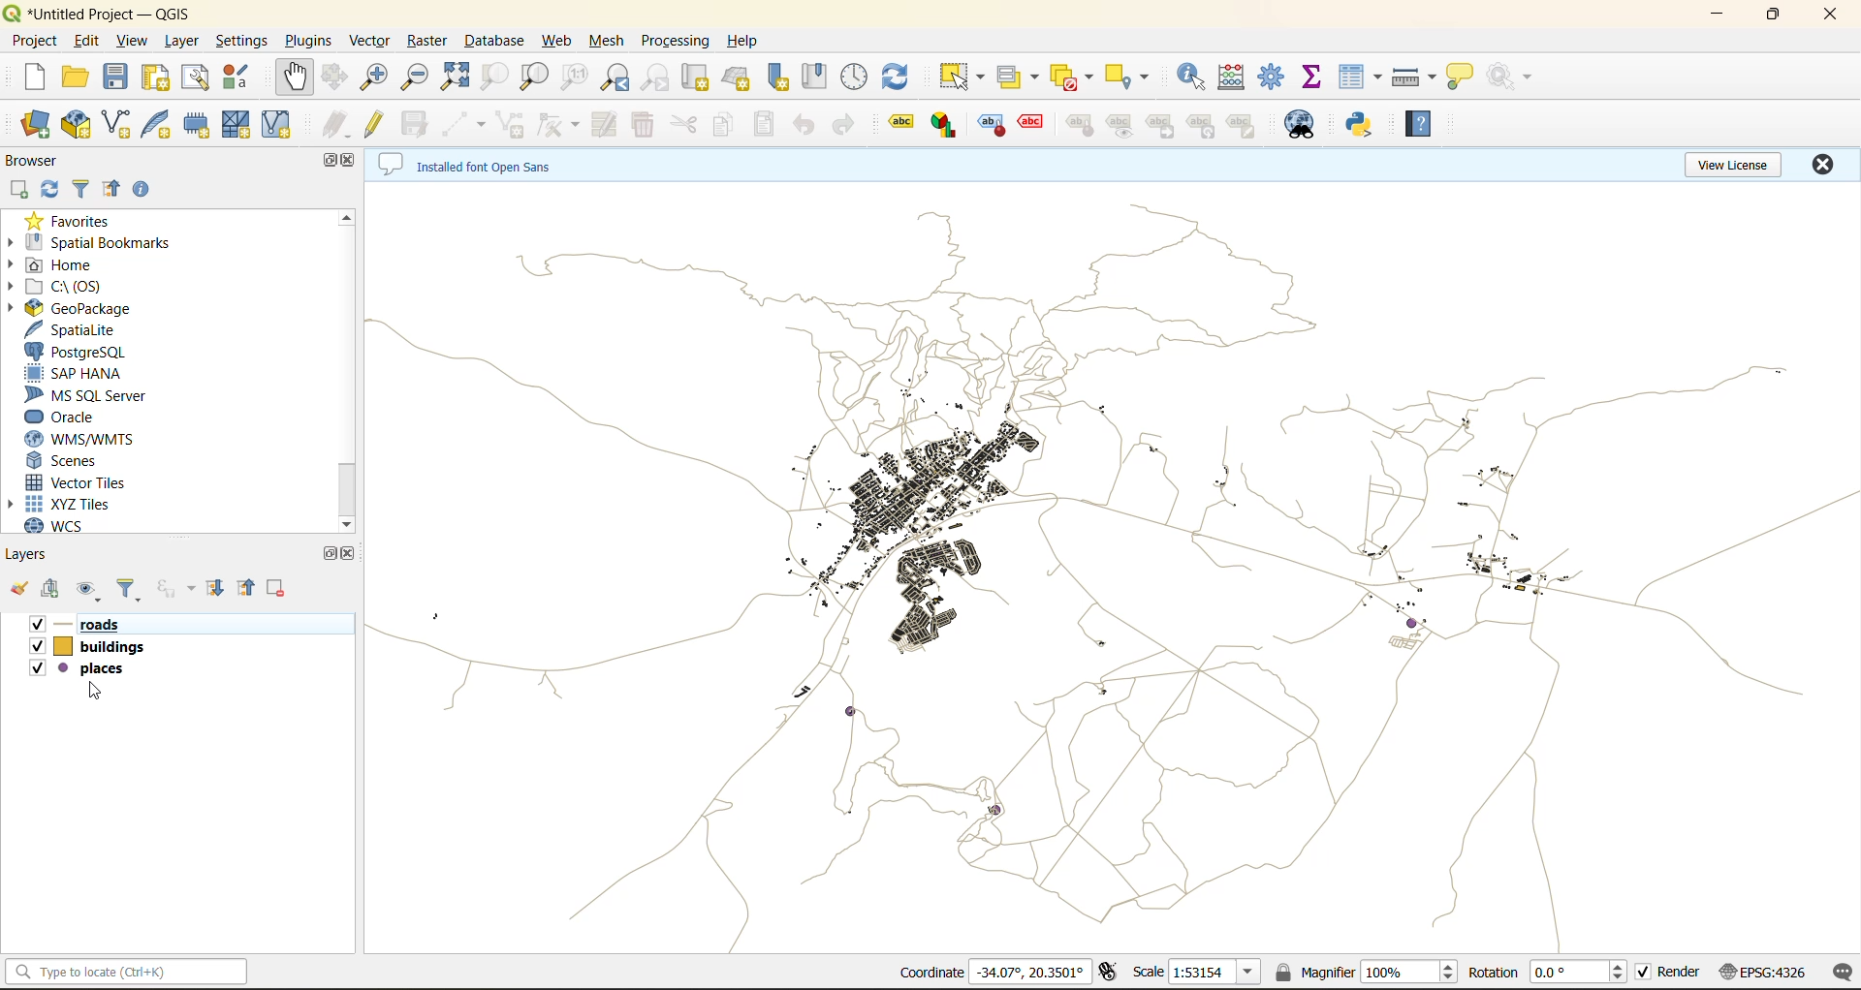 This screenshot has height=990, width=1861. Describe the element at coordinates (998, 971) in the screenshot. I see `coordinates` at that location.